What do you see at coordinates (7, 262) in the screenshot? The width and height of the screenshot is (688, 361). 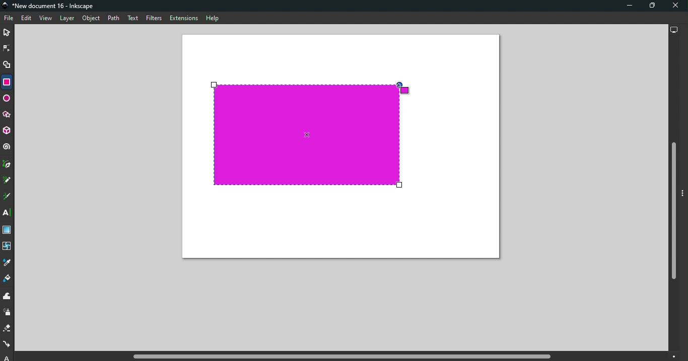 I see `Dropper tool` at bounding box center [7, 262].